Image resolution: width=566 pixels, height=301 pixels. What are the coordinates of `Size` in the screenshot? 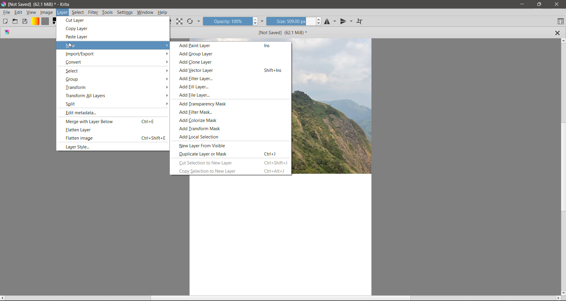 It's located at (291, 21).